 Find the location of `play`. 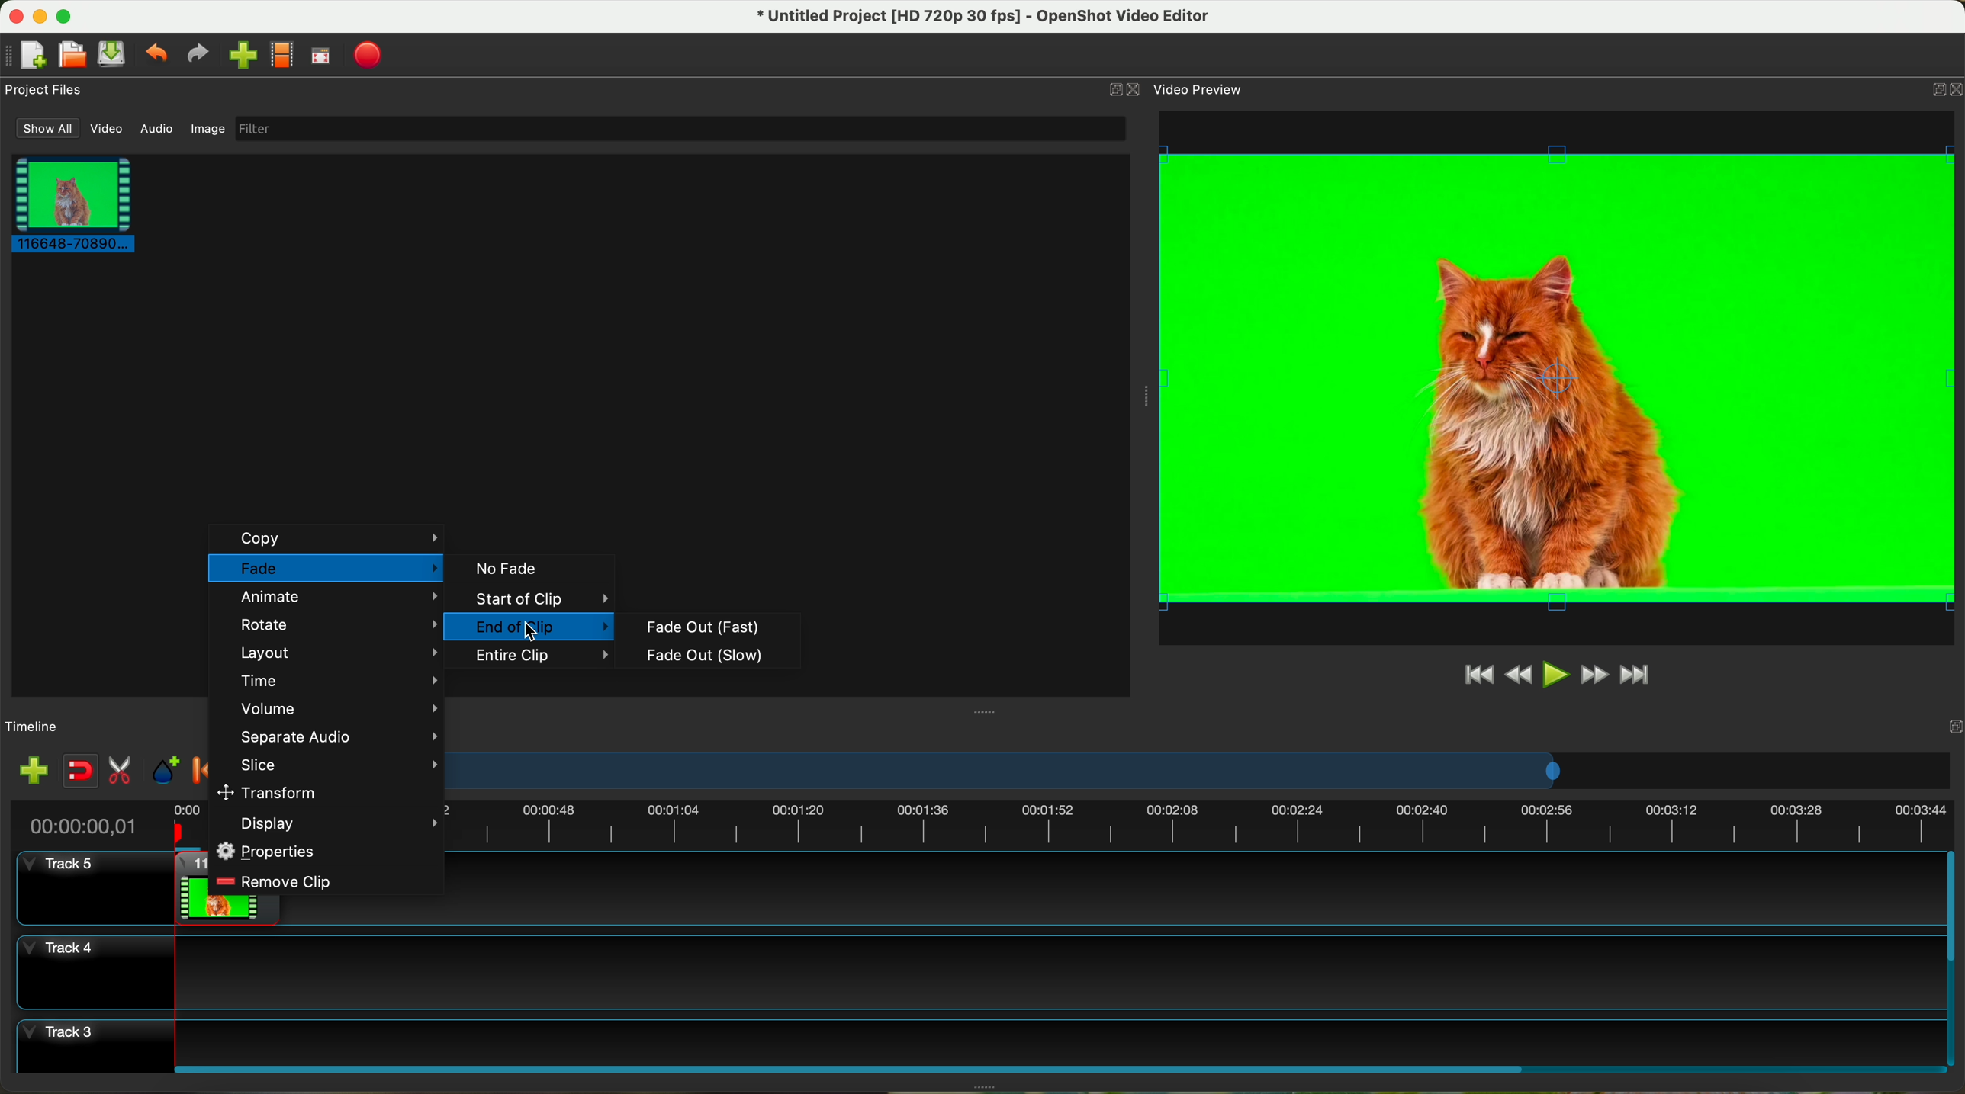

play is located at coordinates (1555, 674).